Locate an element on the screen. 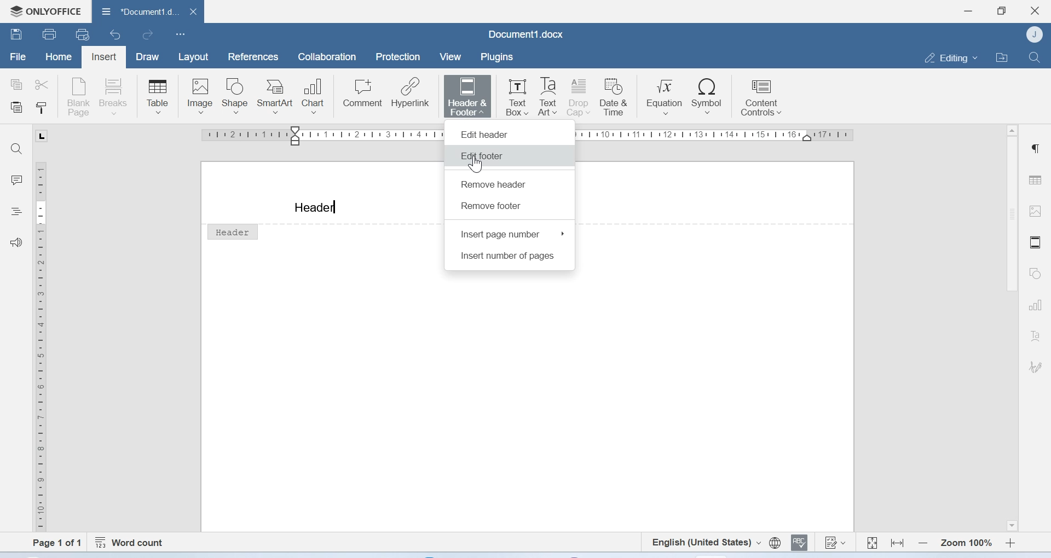  Charts is located at coordinates (1035, 306).